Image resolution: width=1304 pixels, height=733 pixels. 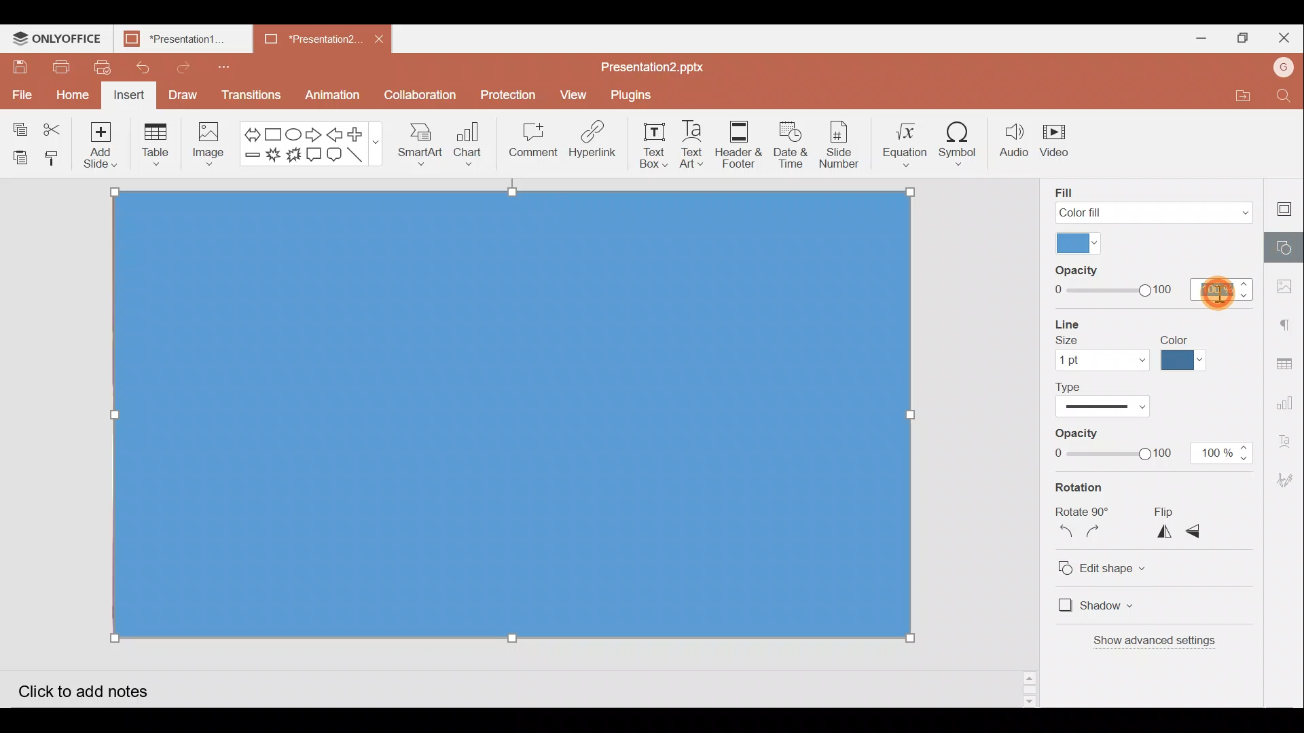 What do you see at coordinates (421, 95) in the screenshot?
I see `Collaboration` at bounding box center [421, 95].